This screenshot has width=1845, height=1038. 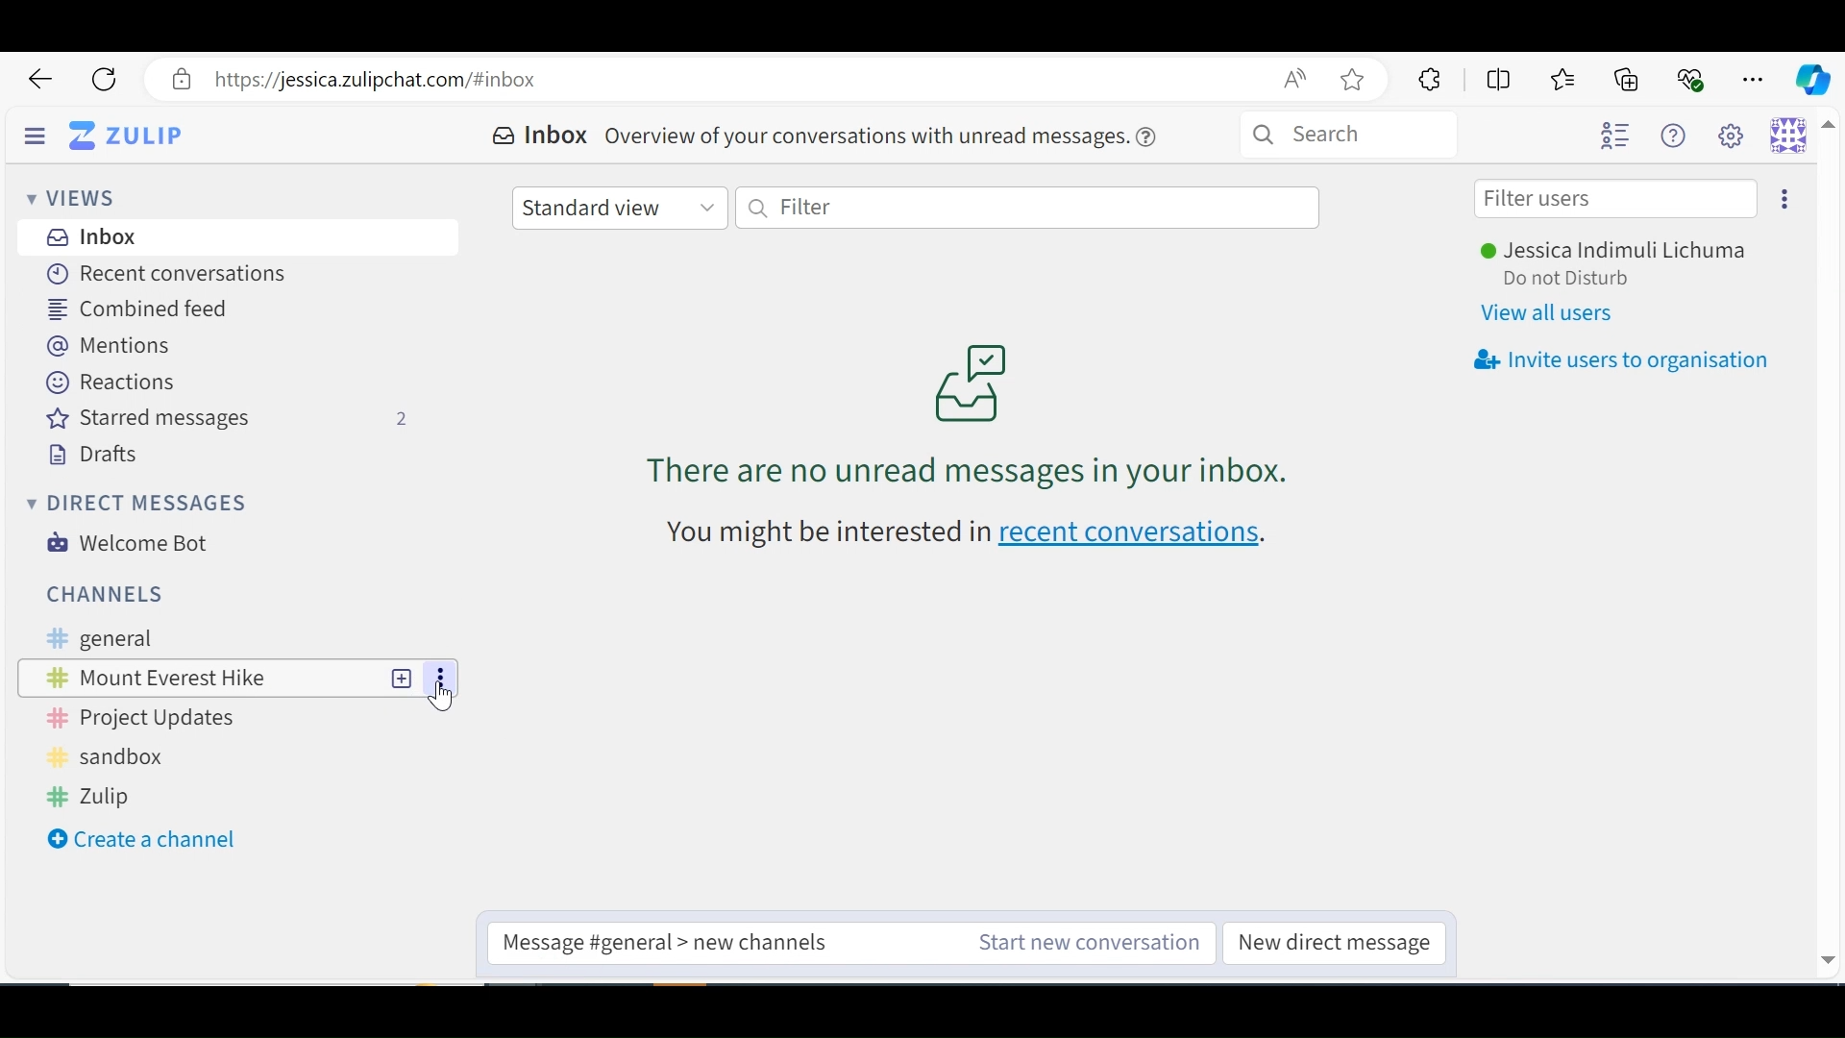 What do you see at coordinates (1584, 281) in the screenshot?
I see `Status` at bounding box center [1584, 281].